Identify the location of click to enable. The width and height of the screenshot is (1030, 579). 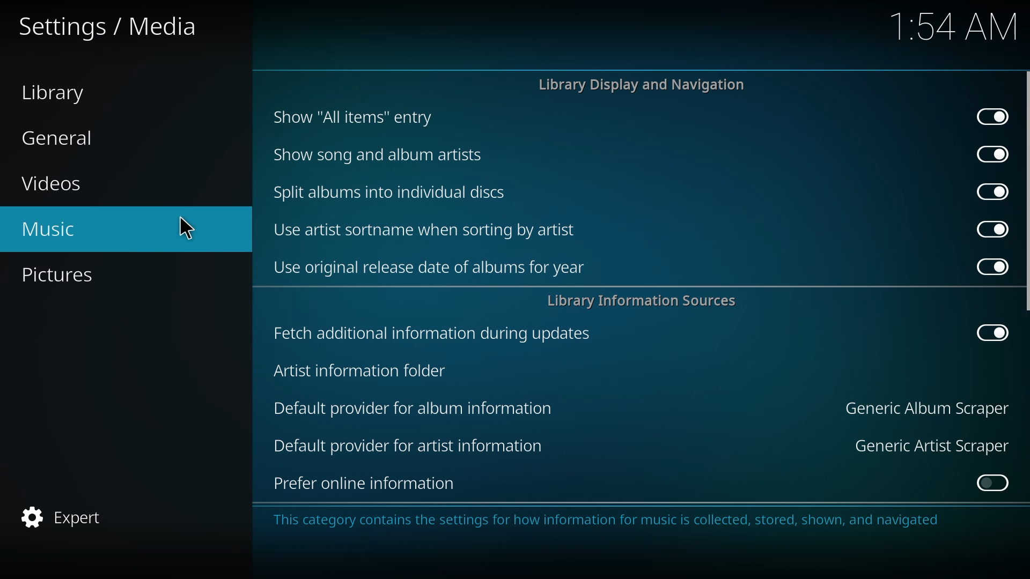
(987, 484).